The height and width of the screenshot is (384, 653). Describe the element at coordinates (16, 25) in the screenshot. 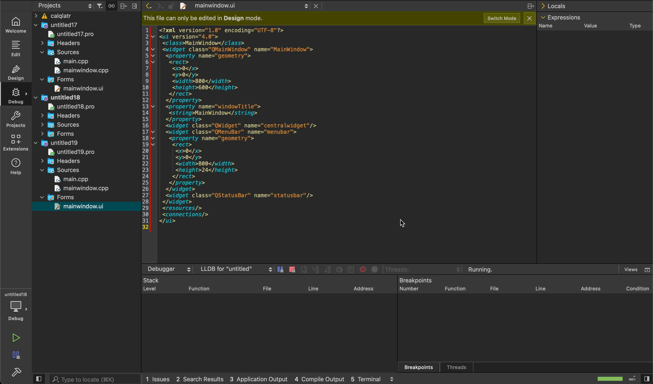

I see `welcome` at that location.